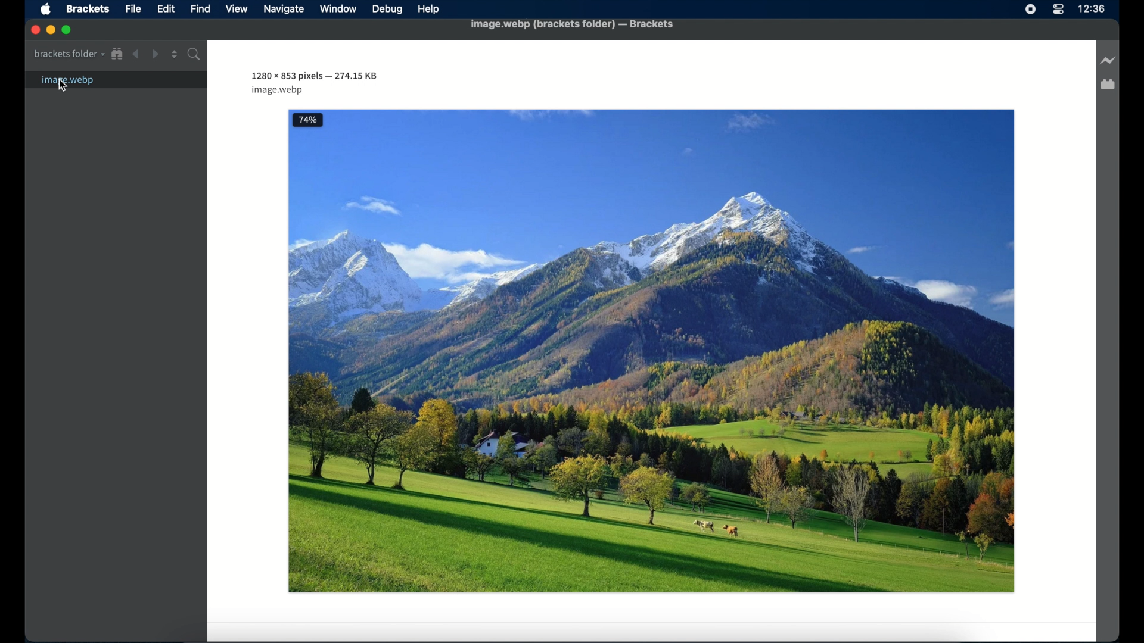 The image size is (1144, 643). What do you see at coordinates (67, 30) in the screenshot?
I see `maximize icon` at bounding box center [67, 30].